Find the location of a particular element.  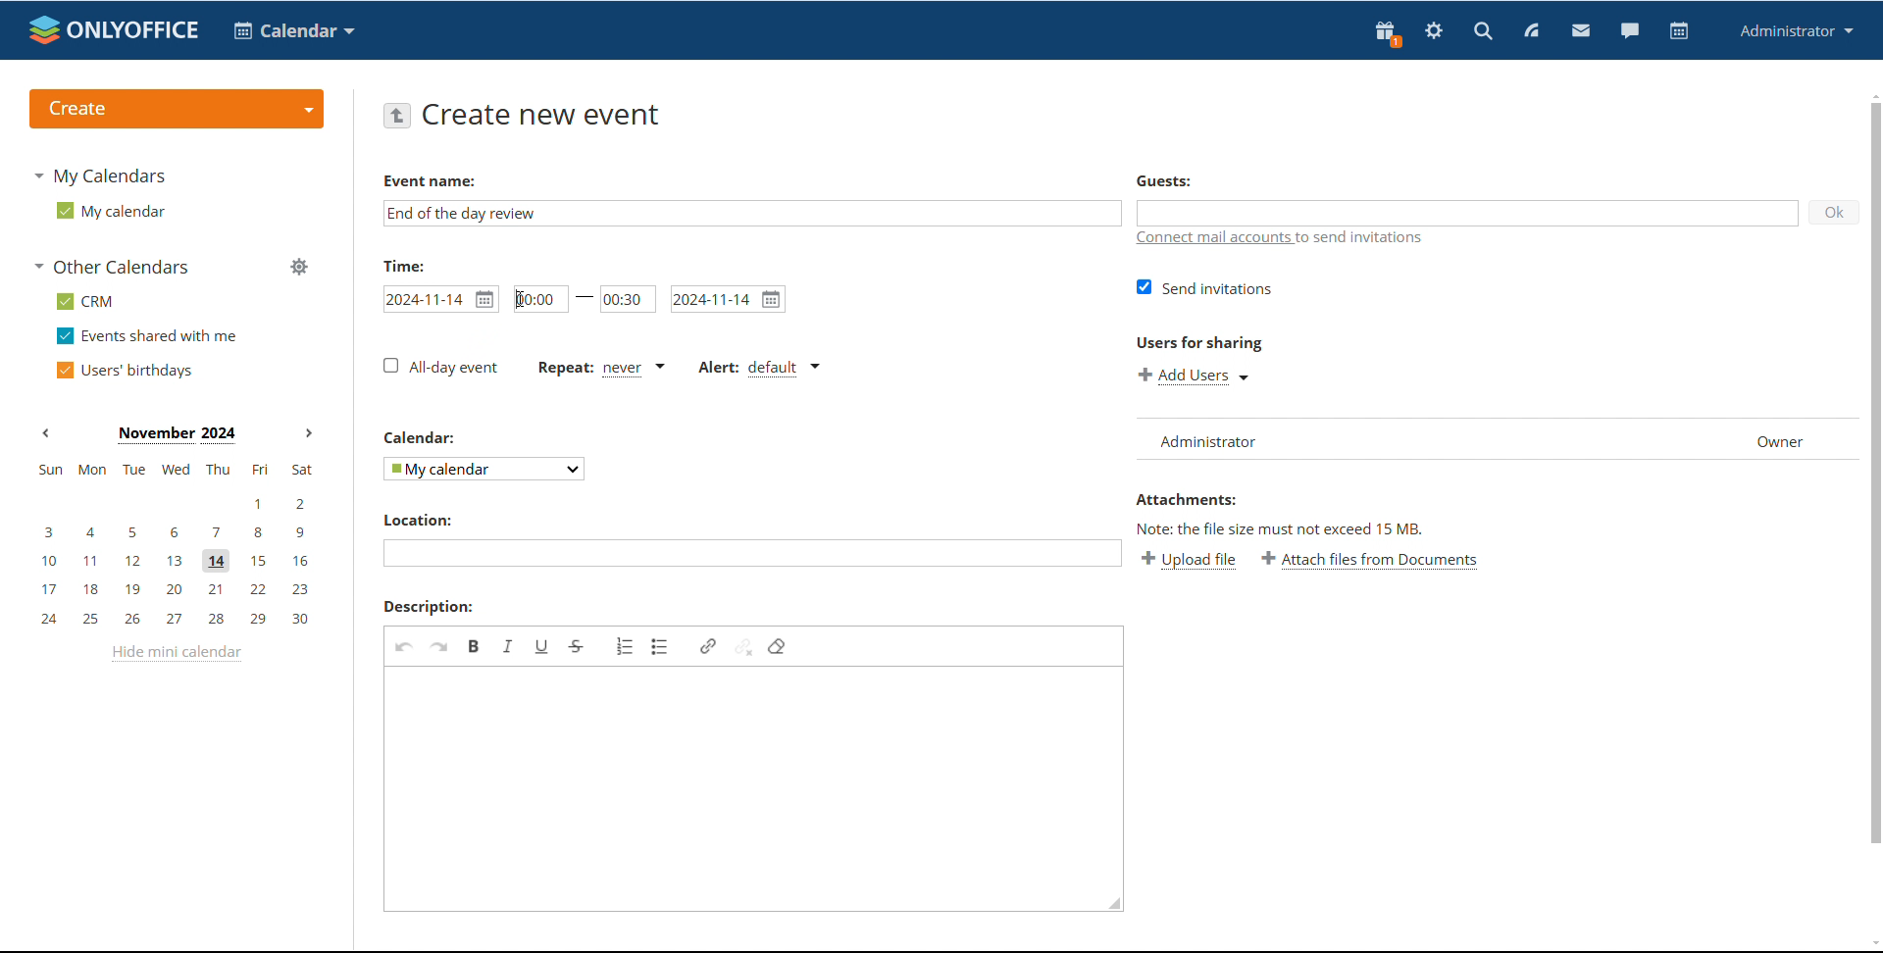

insert/remove bulleted list is located at coordinates (661, 646).